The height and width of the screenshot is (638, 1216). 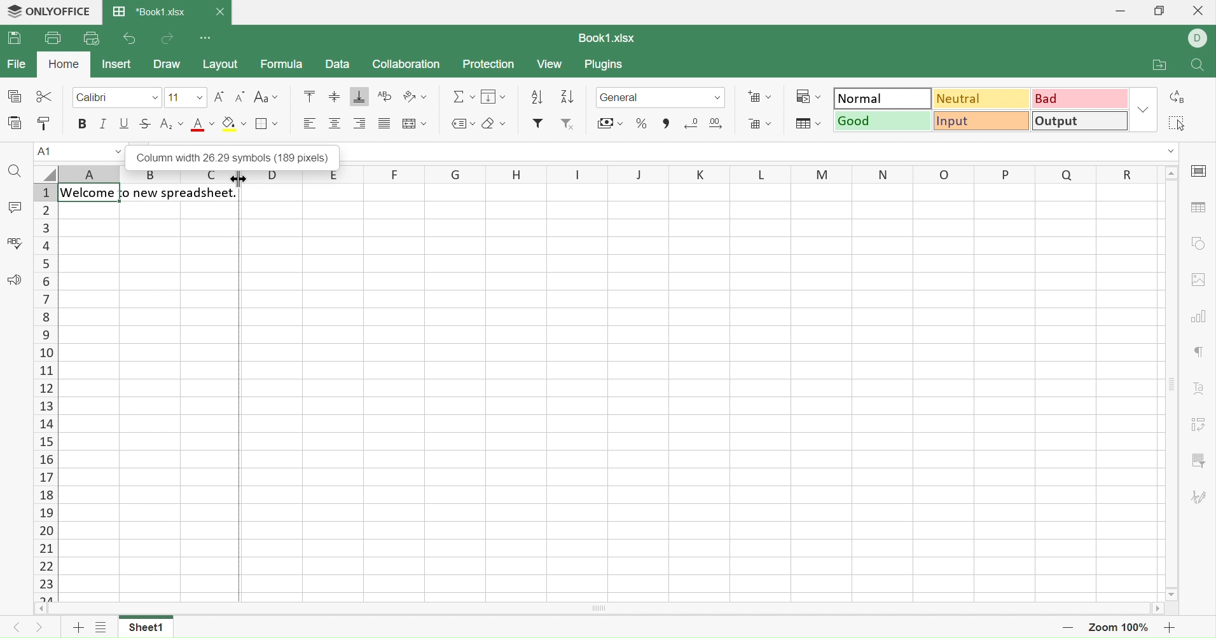 What do you see at coordinates (1173, 593) in the screenshot?
I see `Scroll Down` at bounding box center [1173, 593].